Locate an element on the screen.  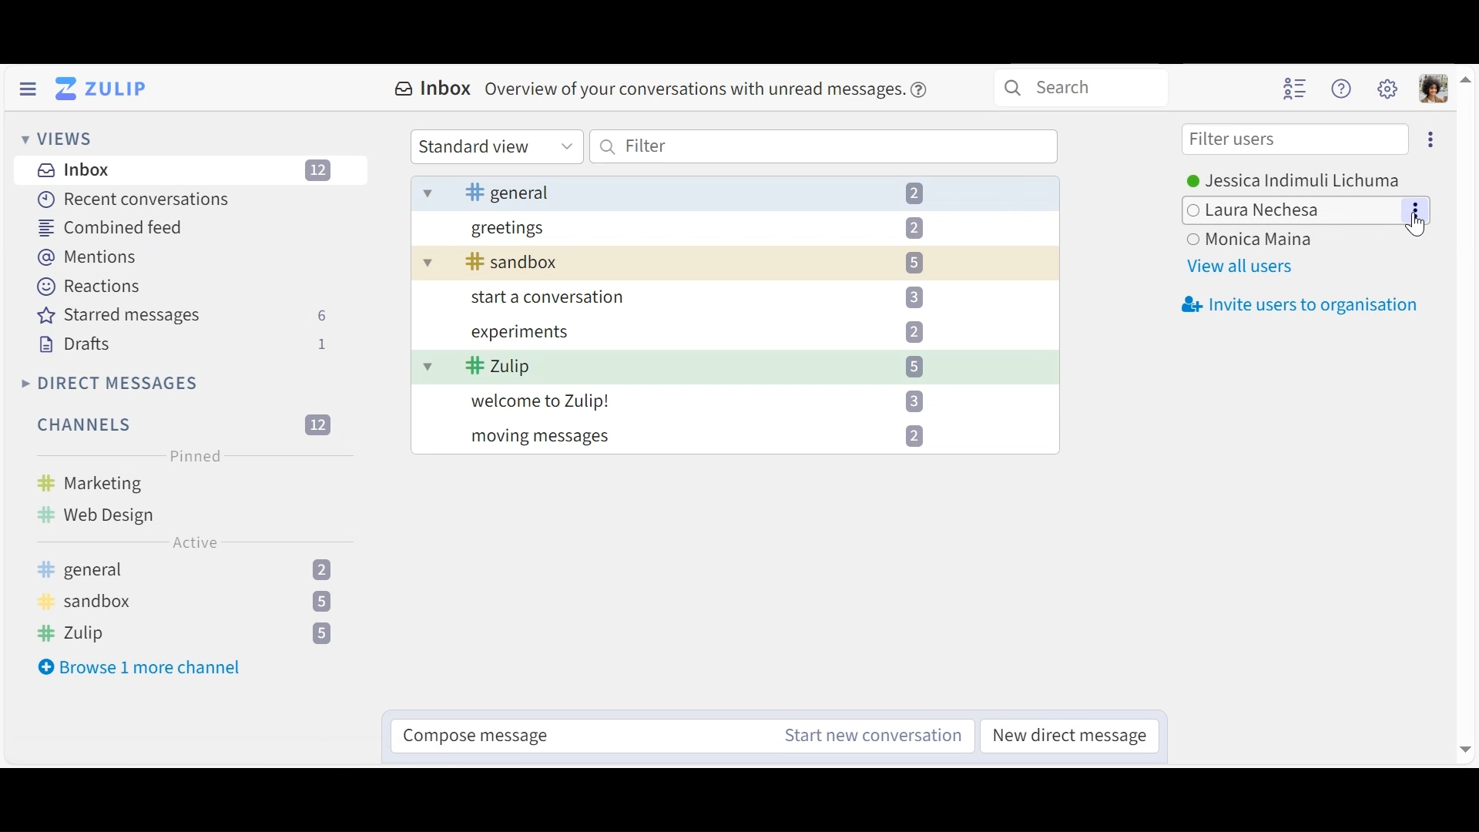
Users is located at coordinates (1302, 178).